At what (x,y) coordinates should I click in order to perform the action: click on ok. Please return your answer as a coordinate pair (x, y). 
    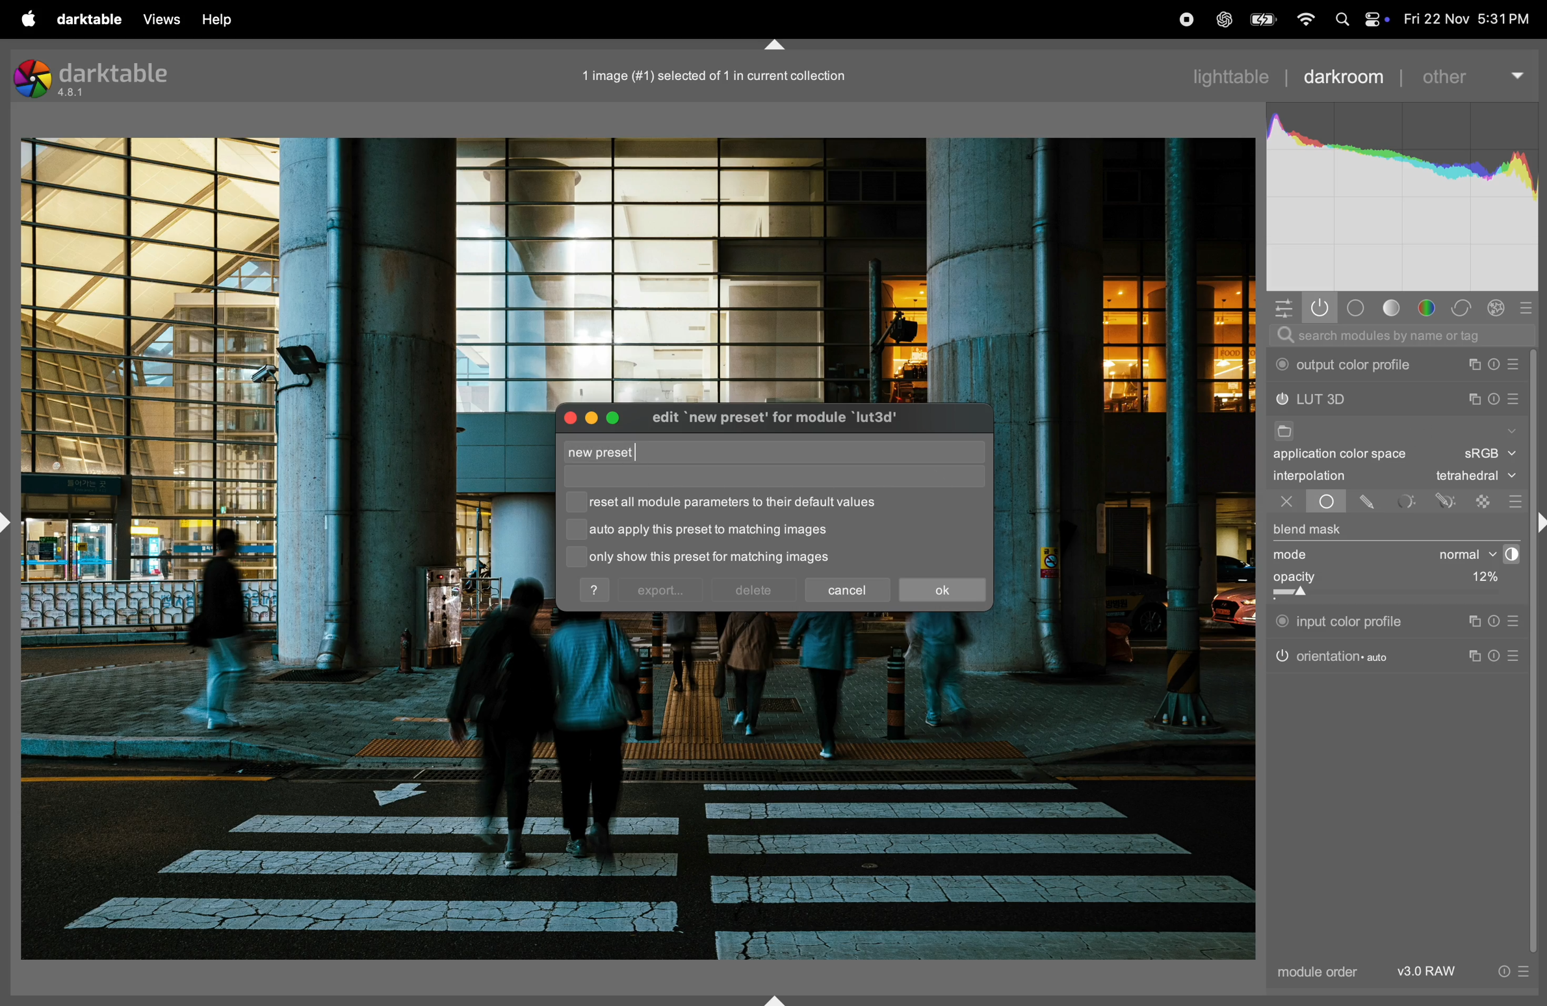
    Looking at the image, I should click on (942, 591).